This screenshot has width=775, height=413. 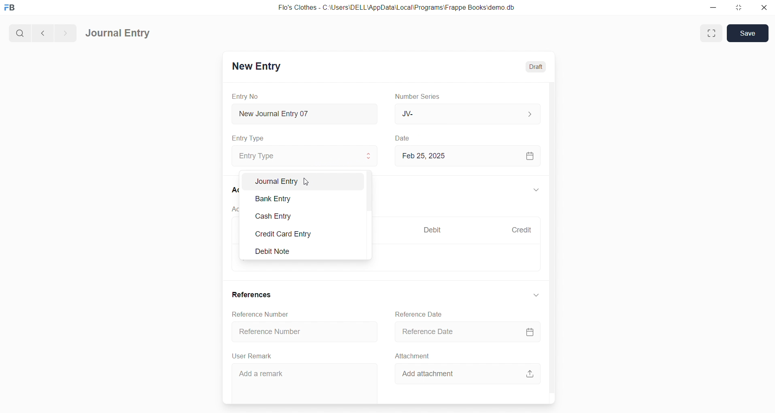 I want to click on vertical scroll bar, so click(x=551, y=241).